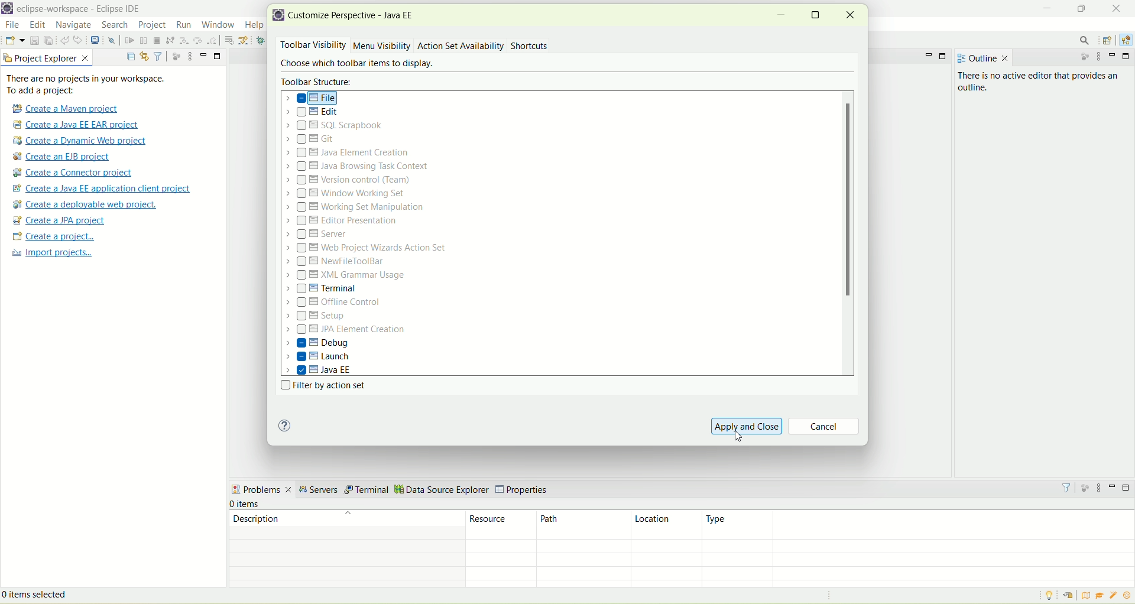 The height and width of the screenshot is (604, 1135). Describe the element at coordinates (781, 17) in the screenshot. I see `minimize` at that location.